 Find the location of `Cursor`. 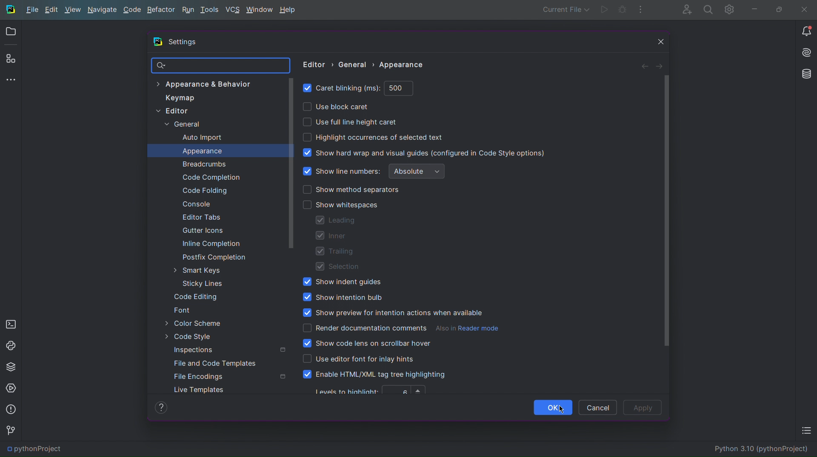

Cursor is located at coordinates (562, 410).